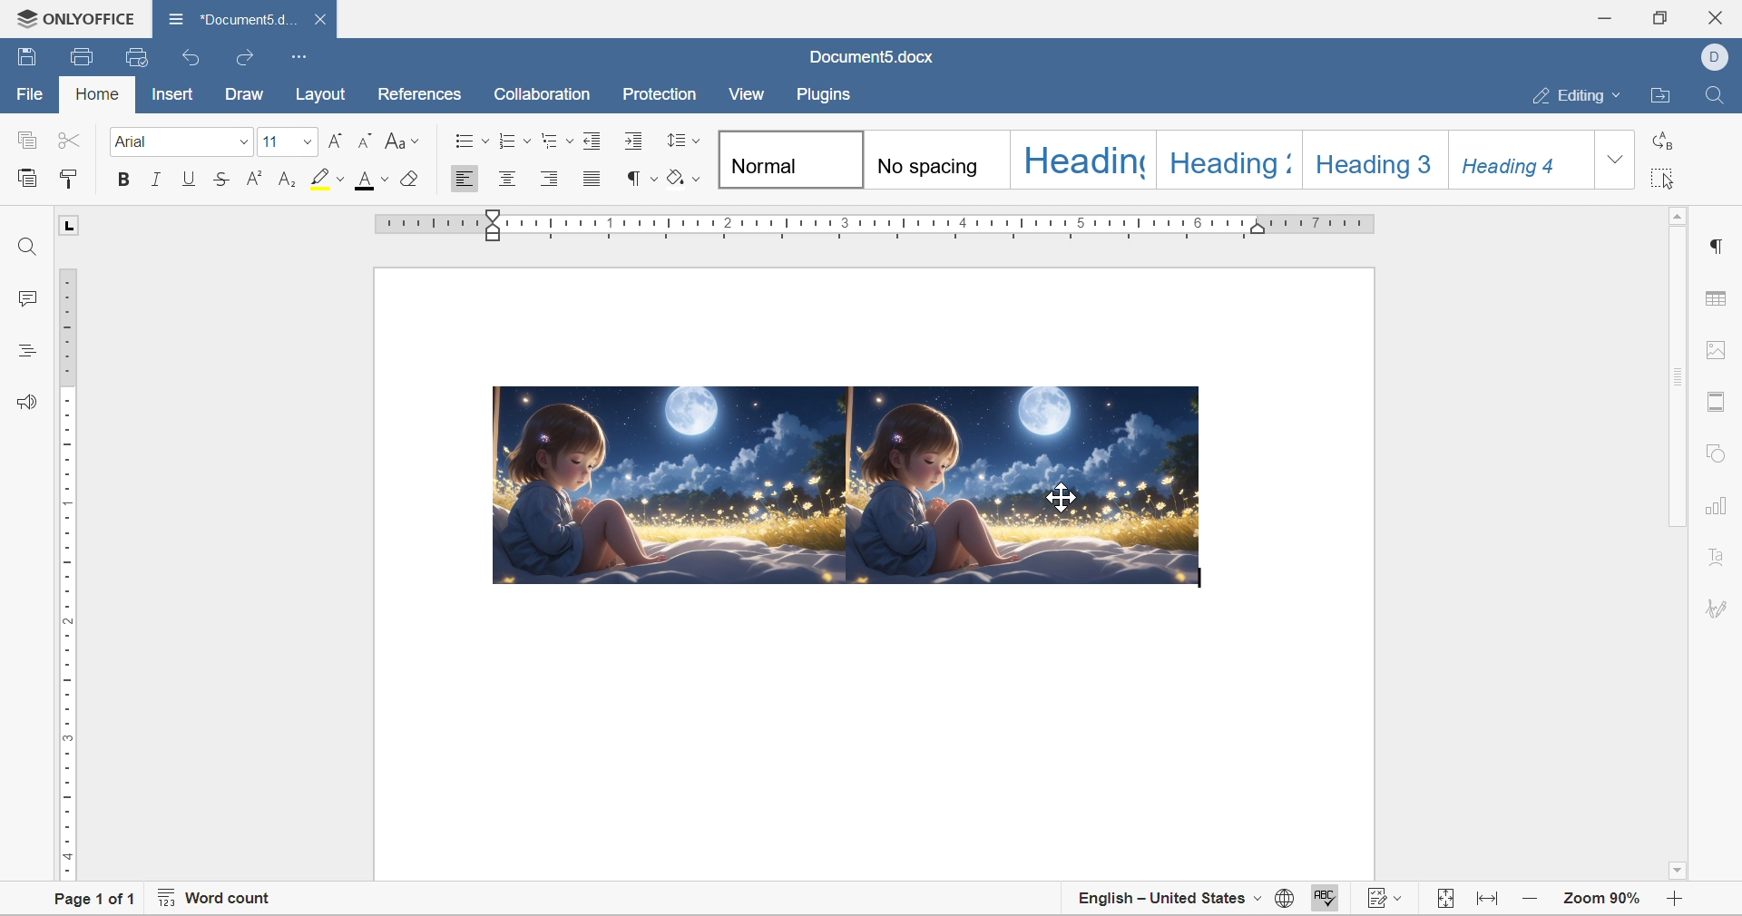 The image size is (1742, 916). I want to click on Change case, so click(403, 142).